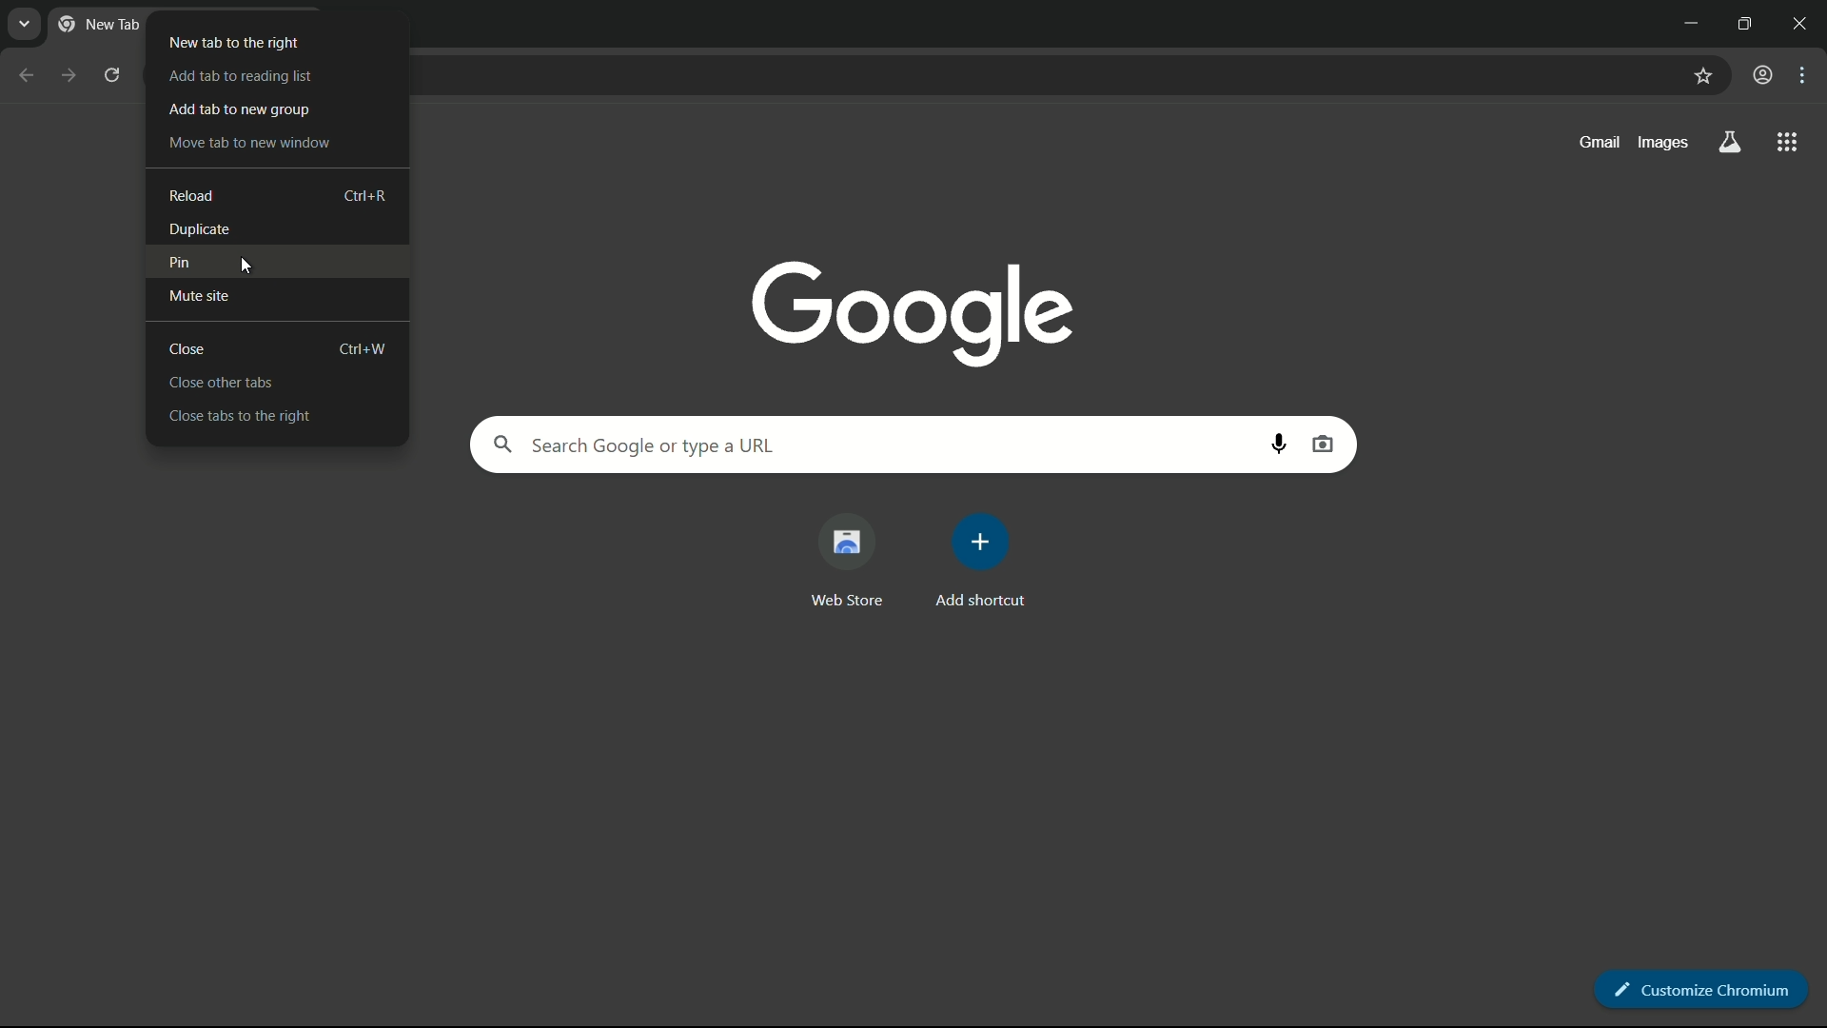 The width and height of the screenshot is (1827, 1028). What do you see at coordinates (1747, 21) in the screenshot?
I see `maximize or restore` at bounding box center [1747, 21].